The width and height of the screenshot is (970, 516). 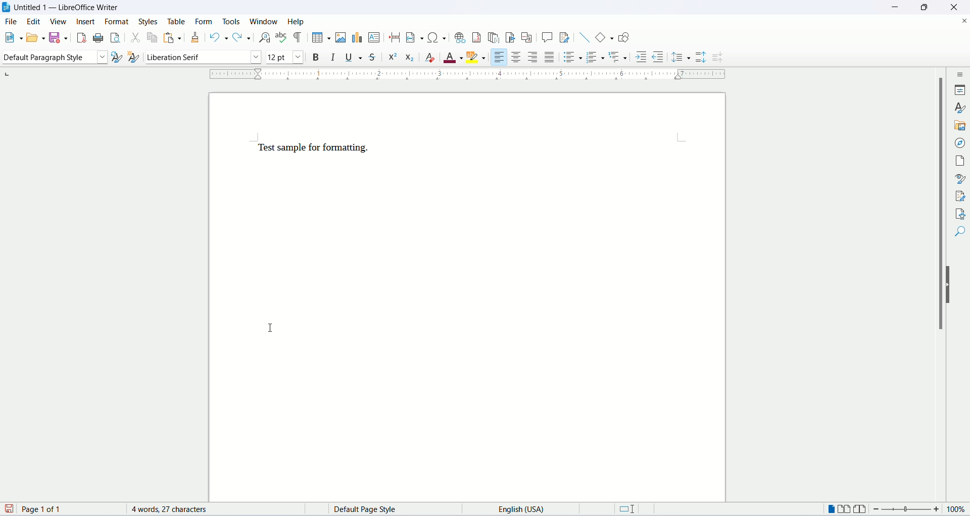 What do you see at coordinates (134, 36) in the screenshot?
I see `cut` at bounding box center [134, 36].